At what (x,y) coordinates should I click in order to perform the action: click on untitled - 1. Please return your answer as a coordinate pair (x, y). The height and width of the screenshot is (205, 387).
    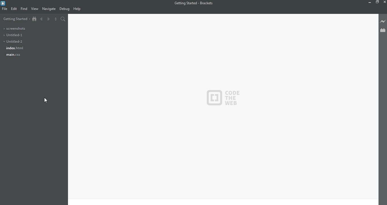
    Looking at the image, I should click on (18, 35).